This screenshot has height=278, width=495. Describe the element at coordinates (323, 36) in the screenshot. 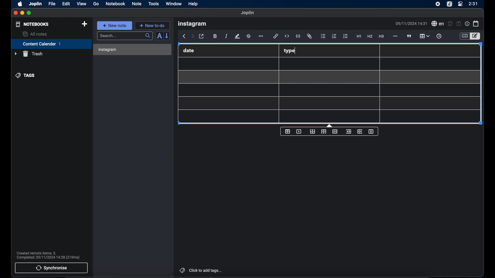

I see `bulleted  list` at that location.